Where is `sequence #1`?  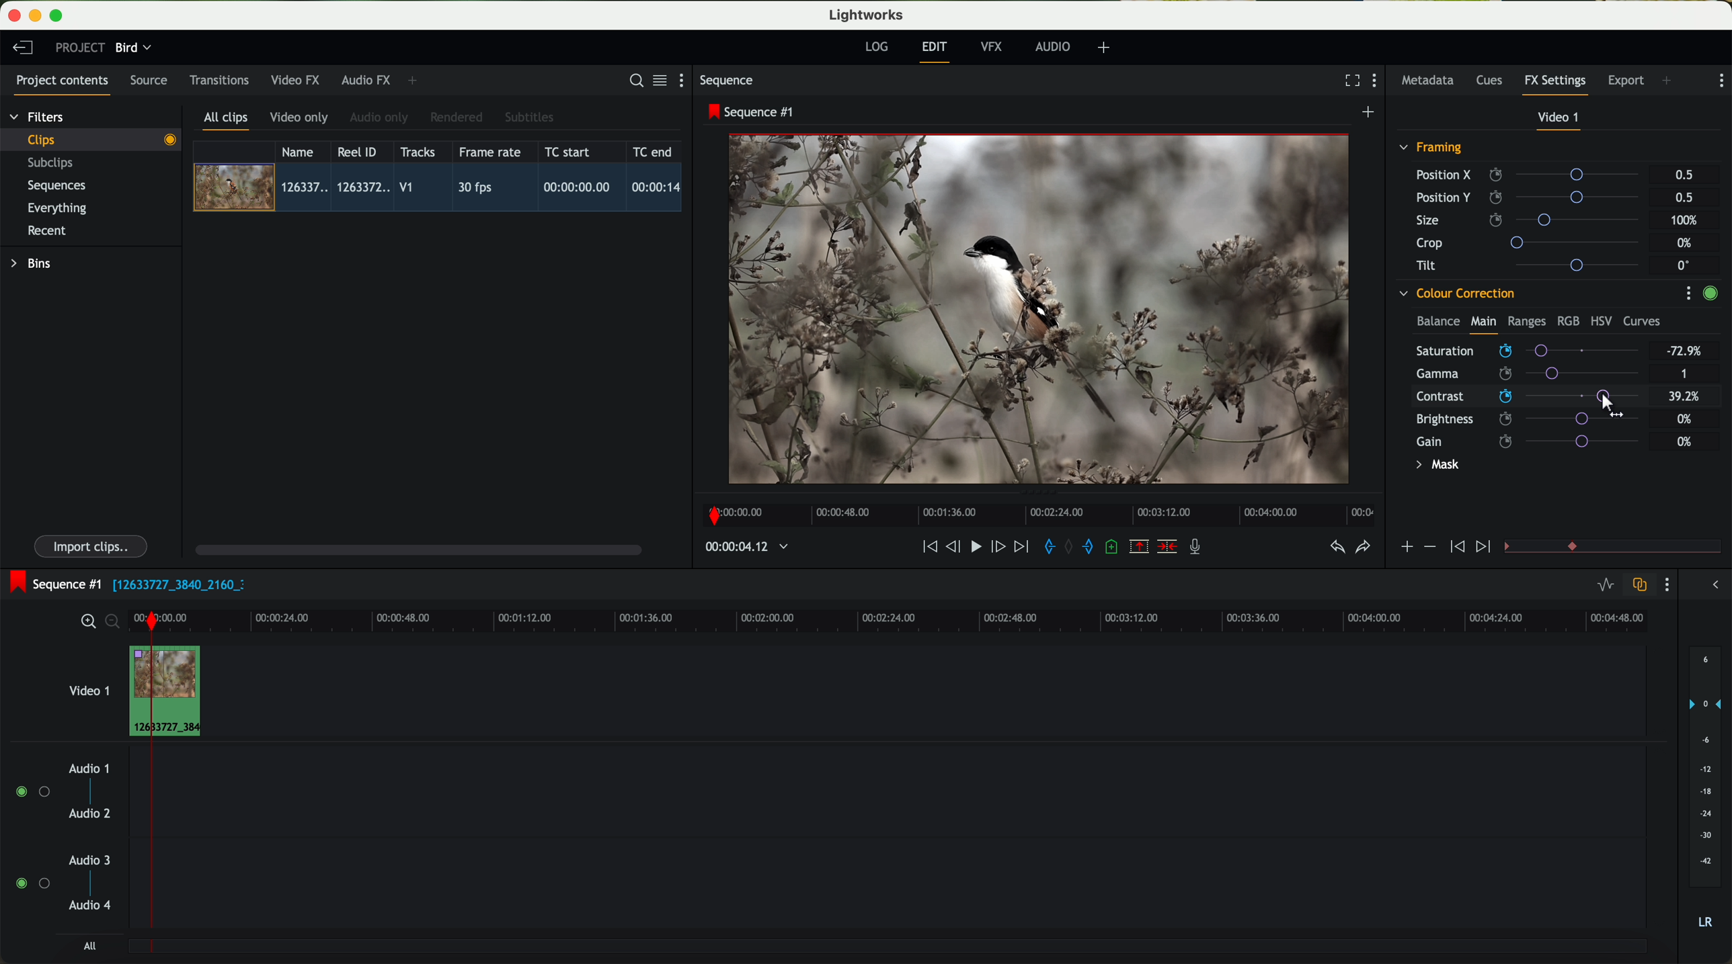
sequence #1 is located at coordinates (52, 584).